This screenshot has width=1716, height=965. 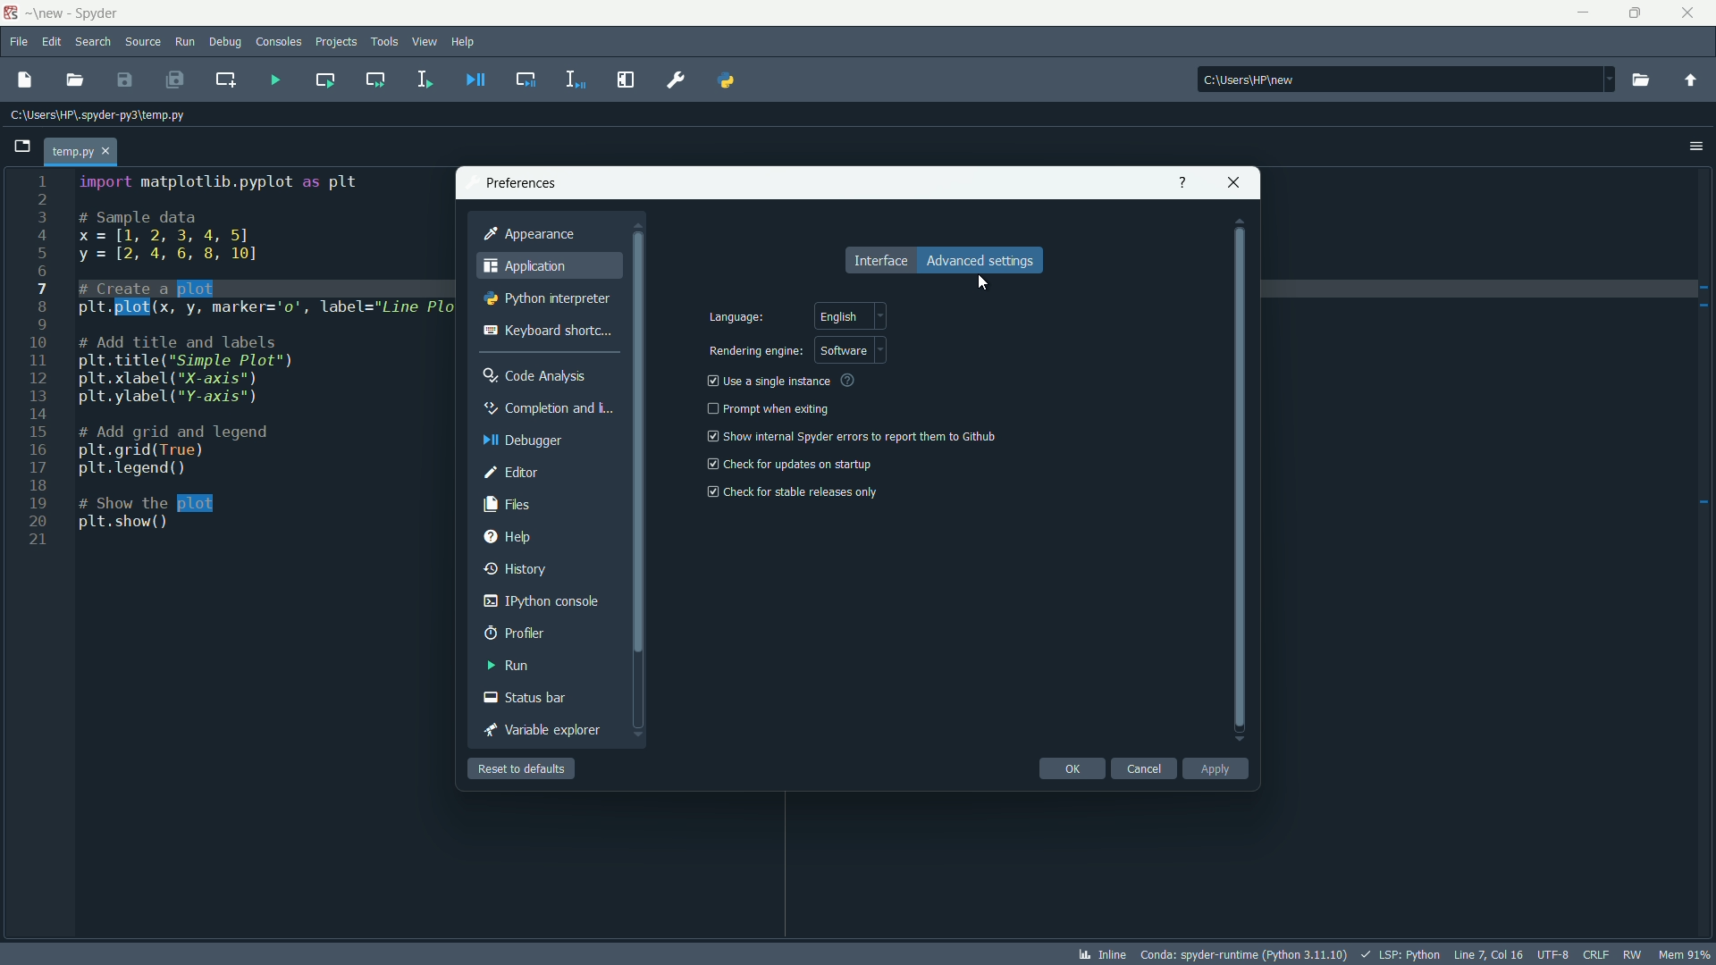 I want to click on current file directory, so click(x=96, y=113).